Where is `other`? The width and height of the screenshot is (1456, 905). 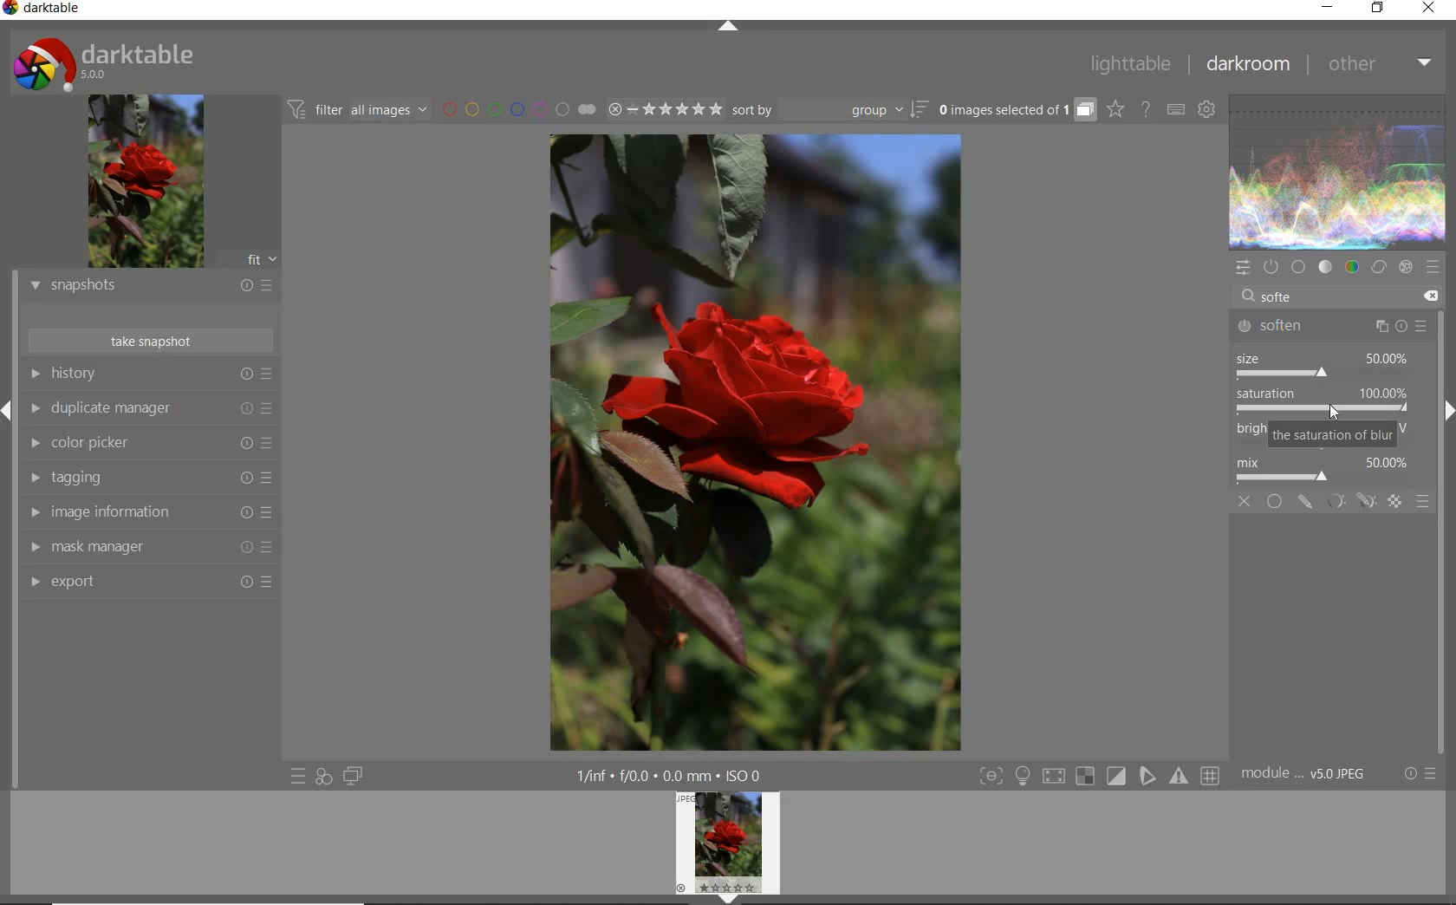 other is located at coordinates (1378, 66).